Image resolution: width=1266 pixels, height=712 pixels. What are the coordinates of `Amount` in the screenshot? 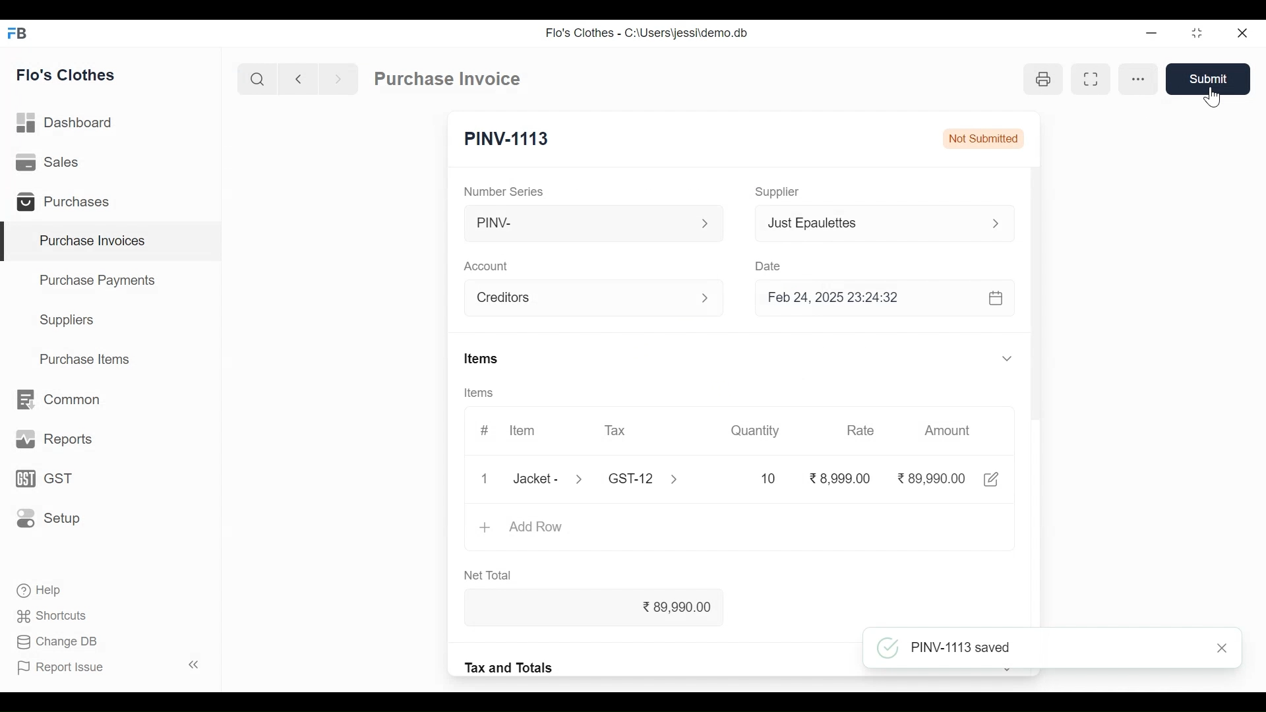 It's located at (948, 430).